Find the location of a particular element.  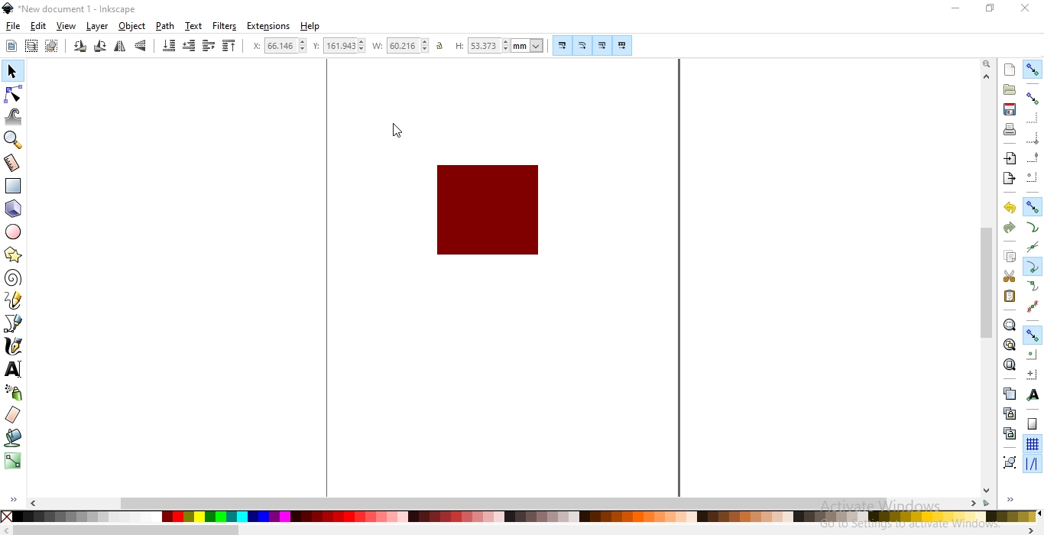

object is located at coordinates (133, 27).